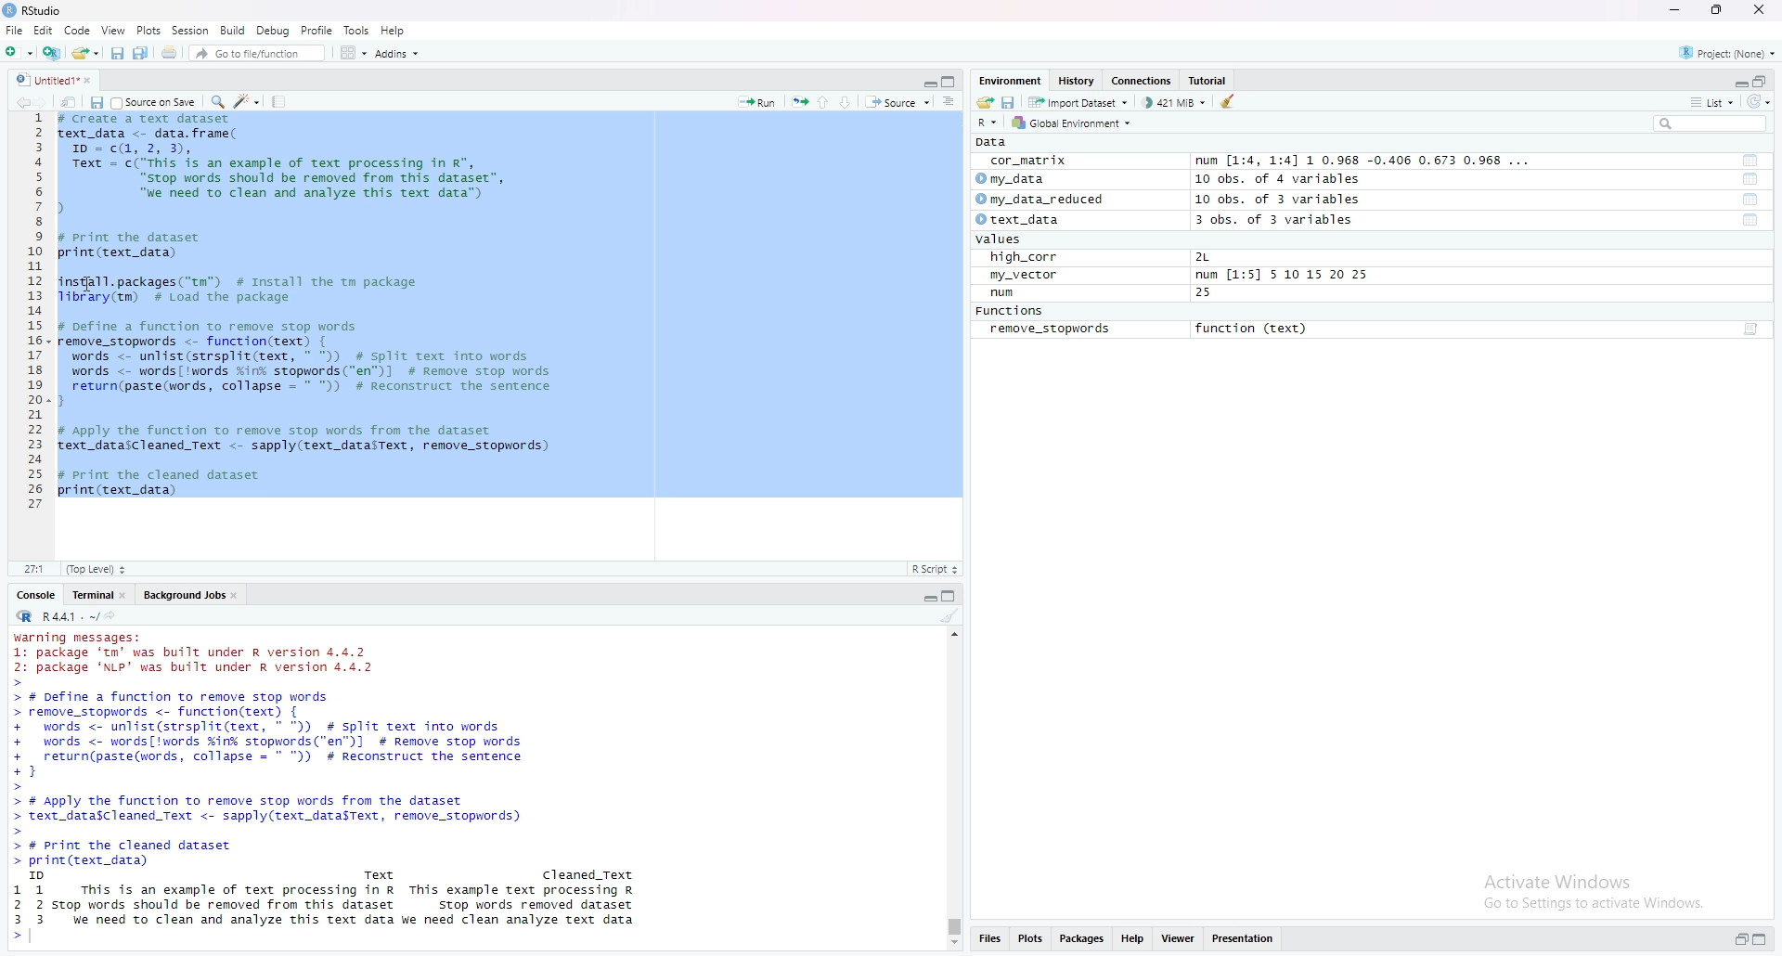 Image resolution: width=1782 pixels, height=956 pixels. I want to click on search, so click(1712, 123).